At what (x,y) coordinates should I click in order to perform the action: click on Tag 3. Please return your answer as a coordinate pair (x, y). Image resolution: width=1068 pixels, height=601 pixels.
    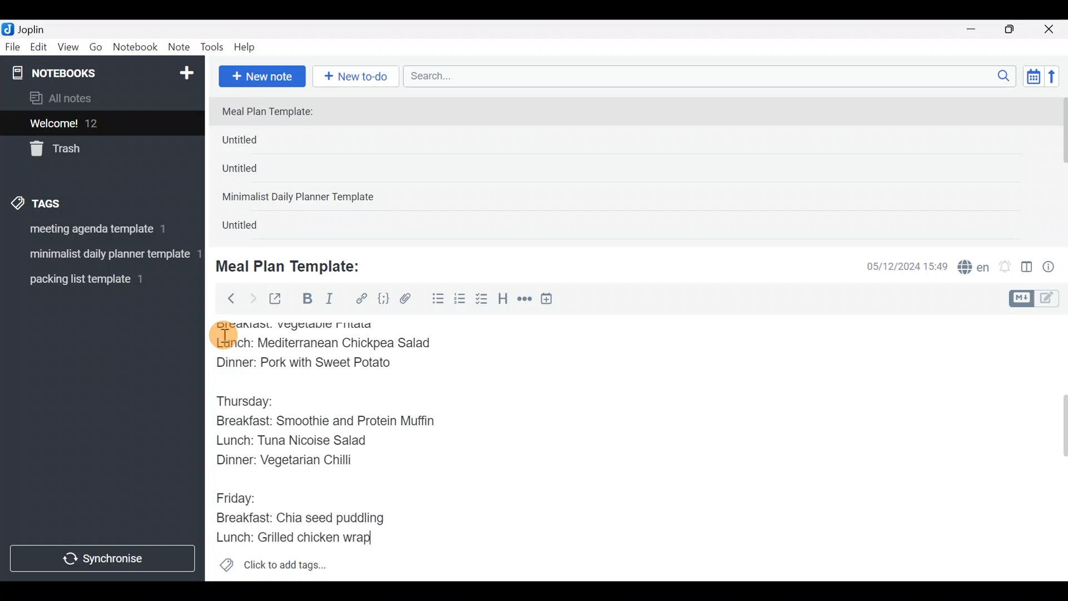
    Looking at the image, I should click on (98, 279).